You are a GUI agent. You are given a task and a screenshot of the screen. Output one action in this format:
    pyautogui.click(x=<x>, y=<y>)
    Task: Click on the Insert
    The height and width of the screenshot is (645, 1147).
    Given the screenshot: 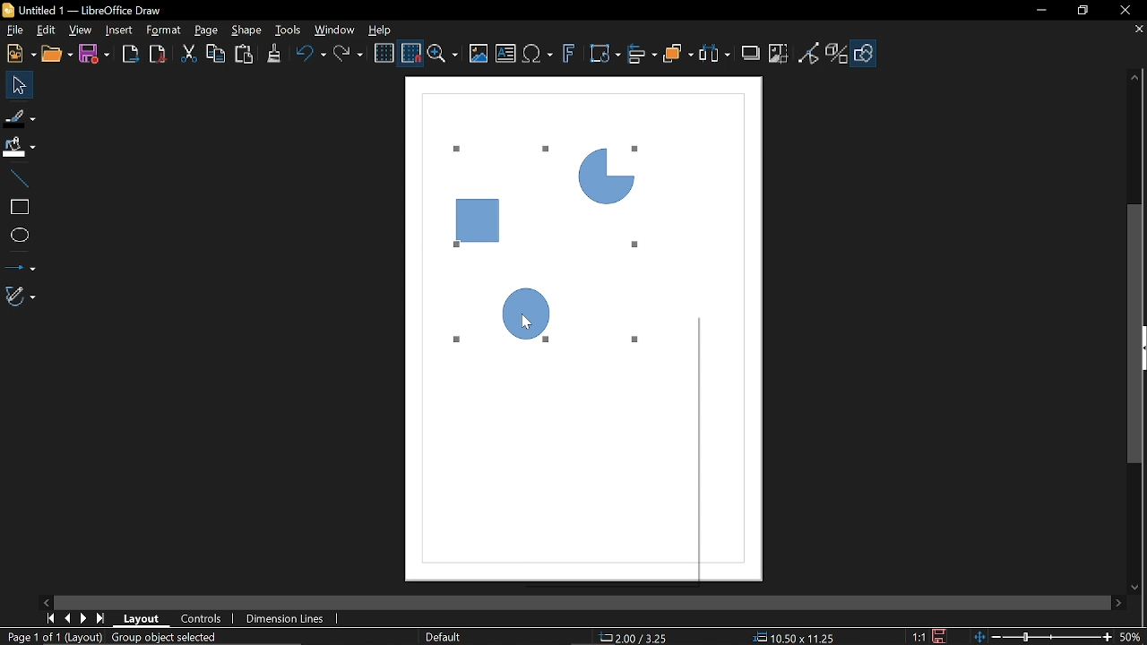 What is the action you would take?
    pyautogui.click(x=117, y=31)
    